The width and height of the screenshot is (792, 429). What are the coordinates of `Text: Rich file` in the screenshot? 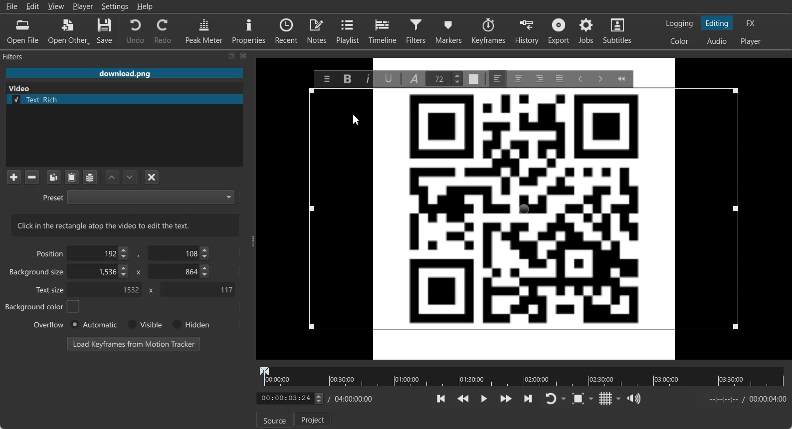 It's located at (125, 100).